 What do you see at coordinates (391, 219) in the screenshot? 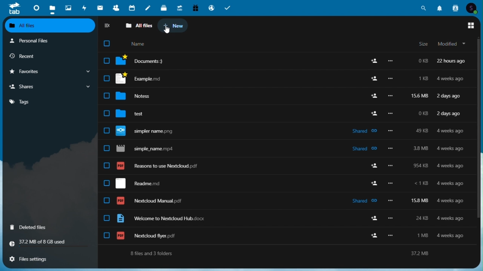
I see `more options` at bounding box center [391, 219].